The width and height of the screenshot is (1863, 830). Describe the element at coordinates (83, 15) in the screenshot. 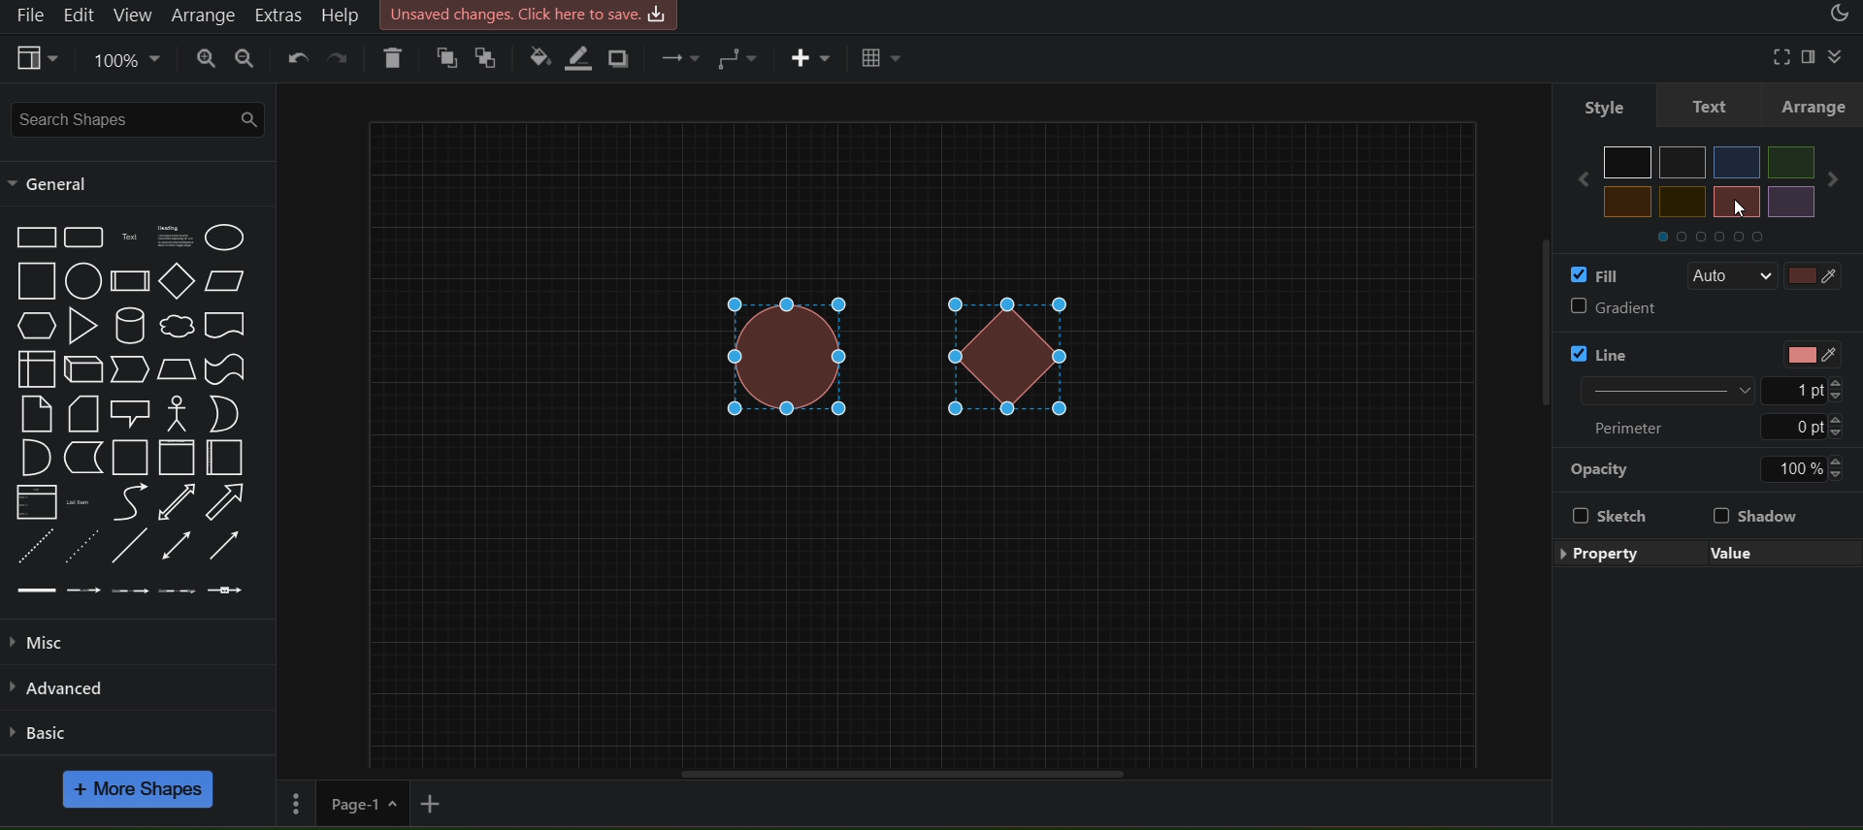

I see `edit` at that location.